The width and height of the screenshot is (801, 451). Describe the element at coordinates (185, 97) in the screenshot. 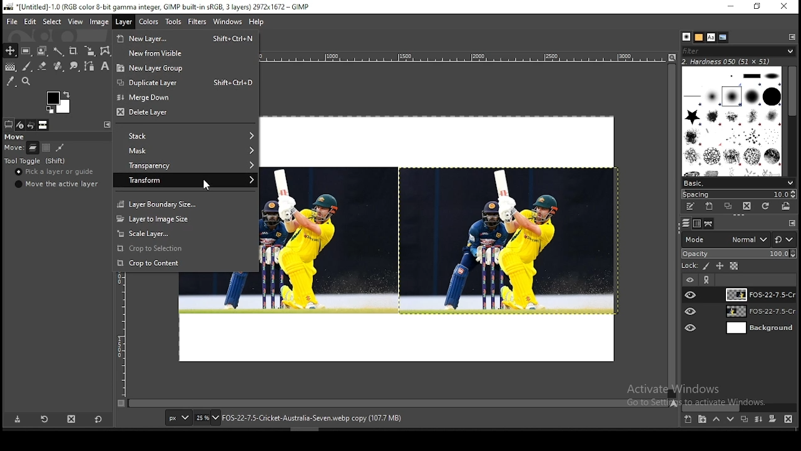

I see `merge down` at that location.